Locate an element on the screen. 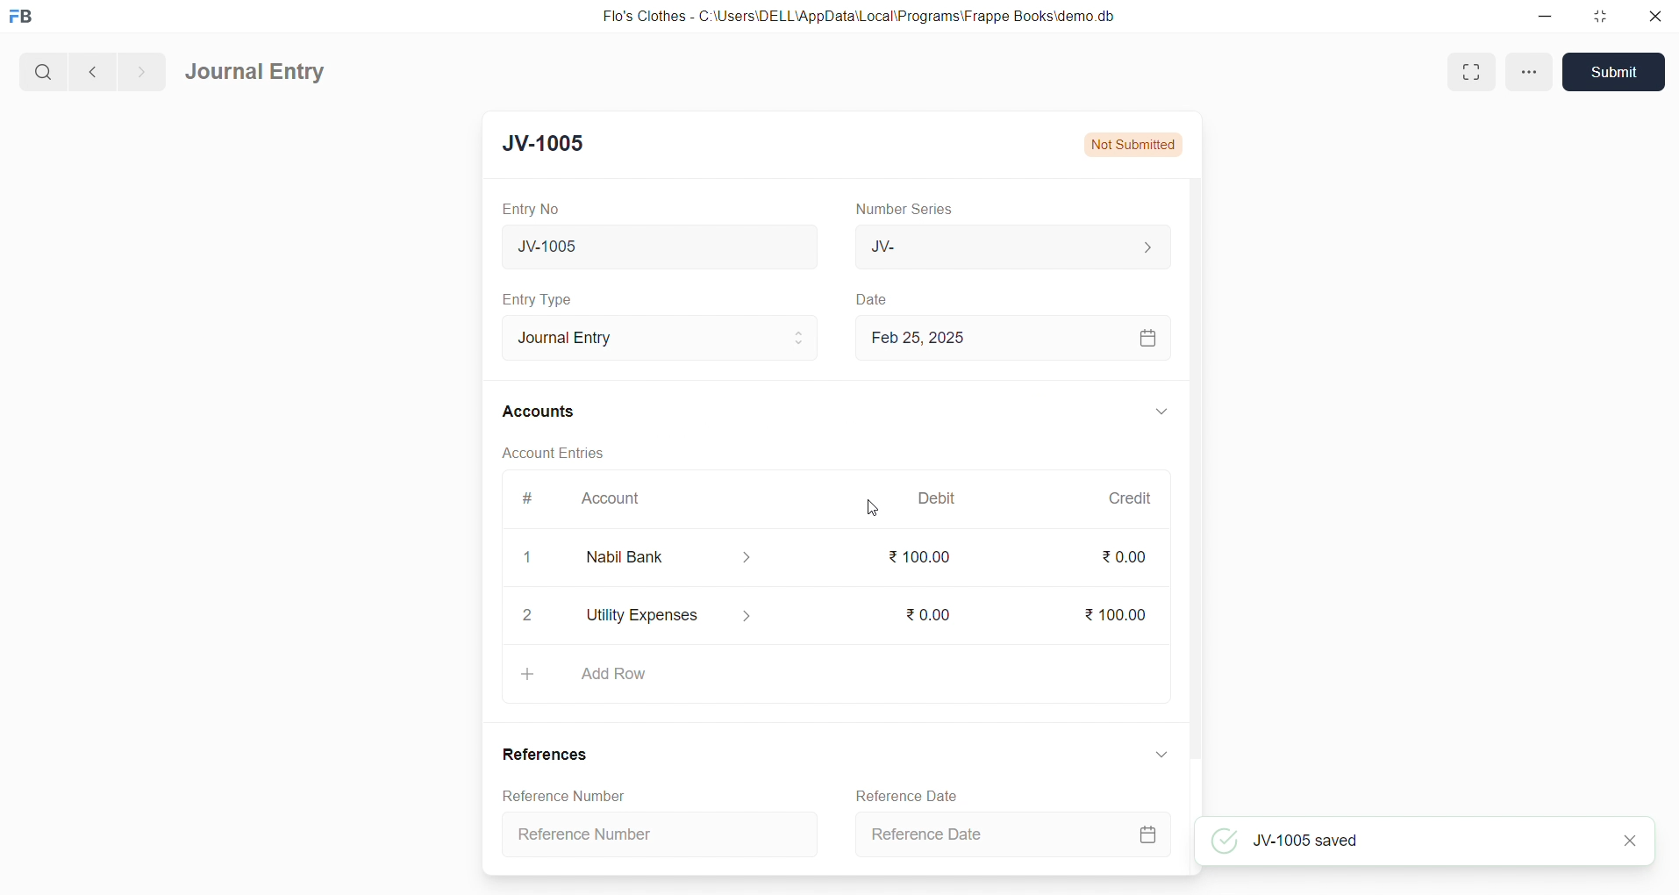  References is located at coordinates (545, 755).